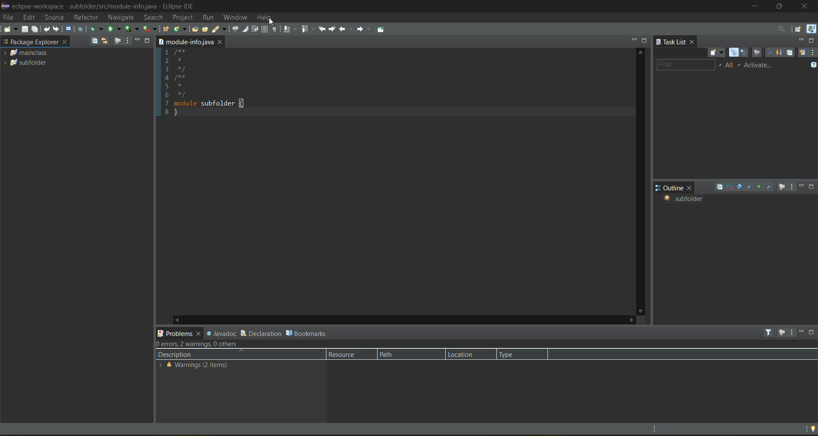 The height and width of the screenshot is (436, 818). Describe the element at coordinates (758, 52) in the screenshot. I see `focus on workweek ` at that location.